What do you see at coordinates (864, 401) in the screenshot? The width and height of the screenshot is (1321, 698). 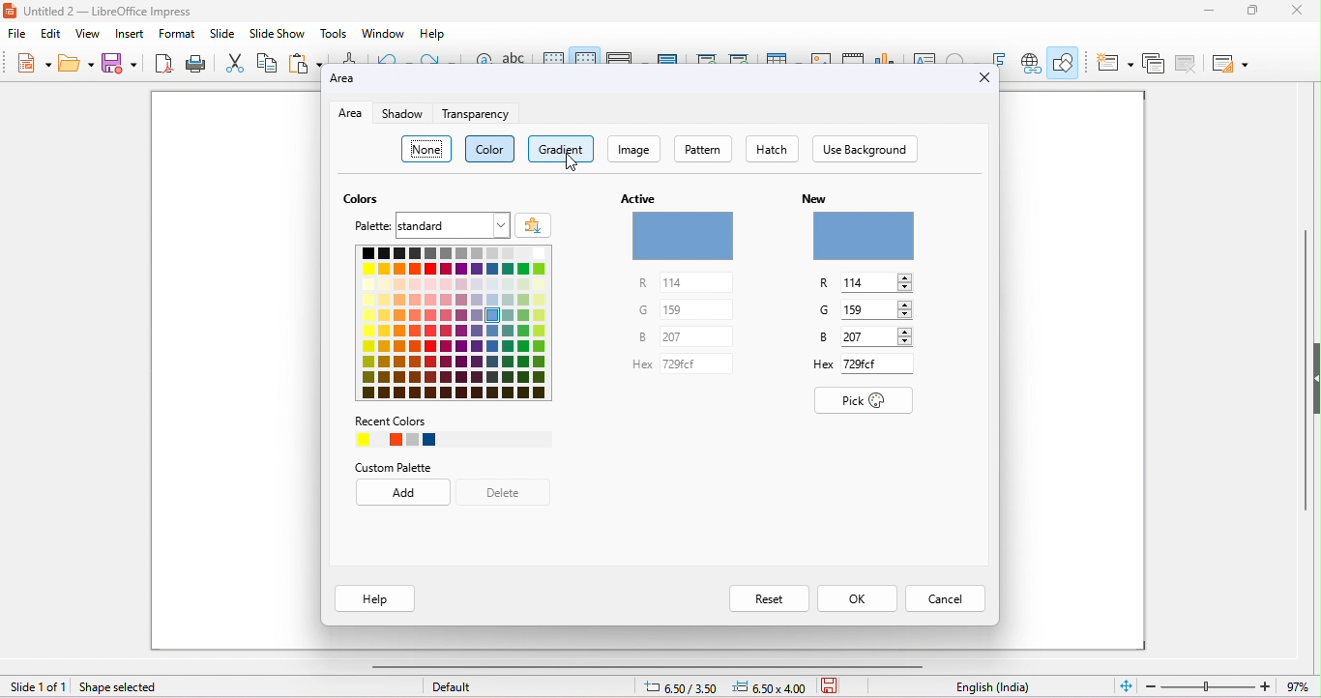 I see `pick` at bounding box center [864, 401].